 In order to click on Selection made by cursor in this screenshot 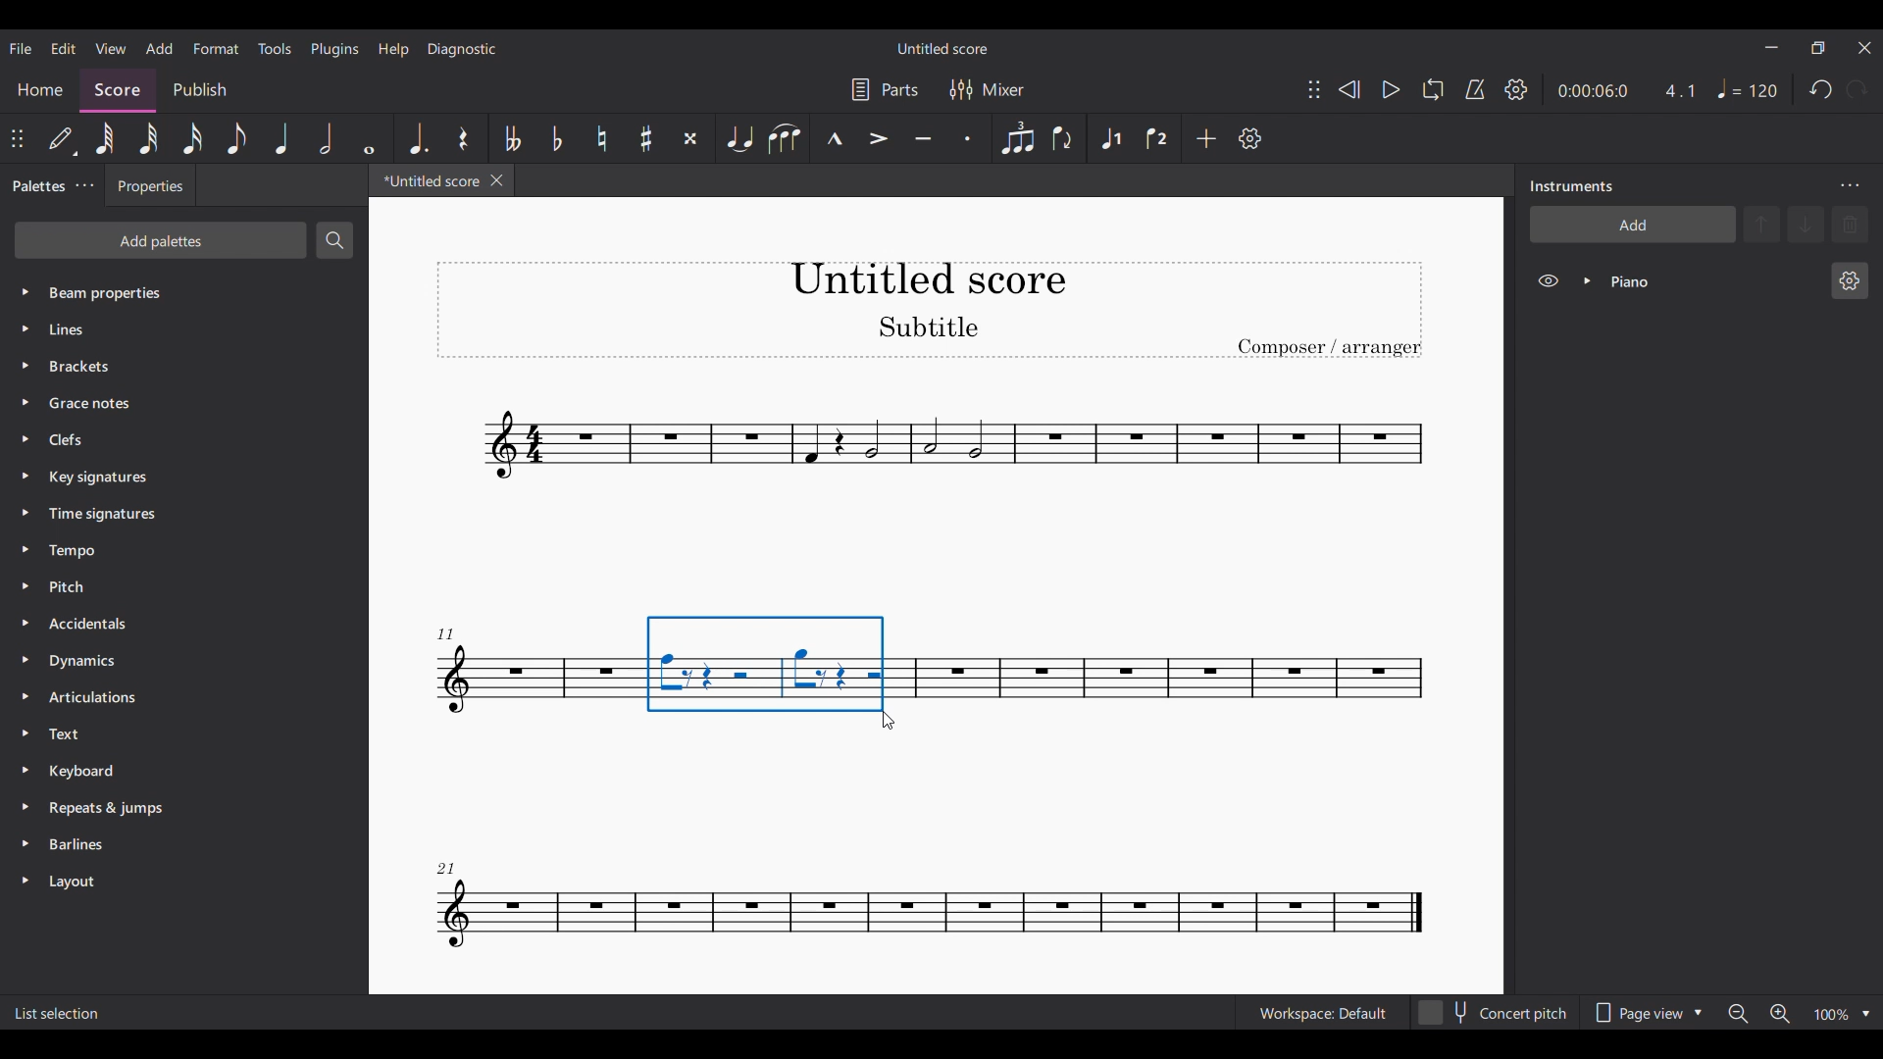, I will do `click(766, 664)`.